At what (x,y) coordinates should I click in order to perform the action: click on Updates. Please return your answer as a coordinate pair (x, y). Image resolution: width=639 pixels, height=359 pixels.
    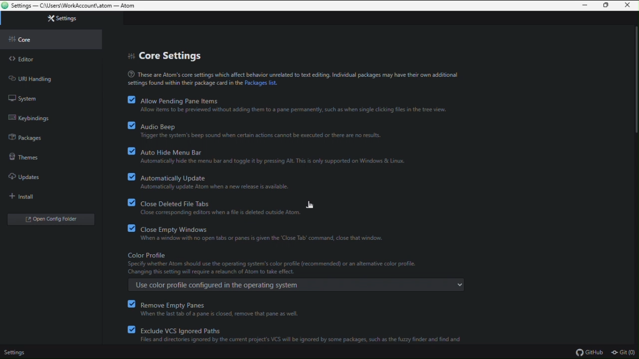
    Looking at the image, I should click on (33, 175).